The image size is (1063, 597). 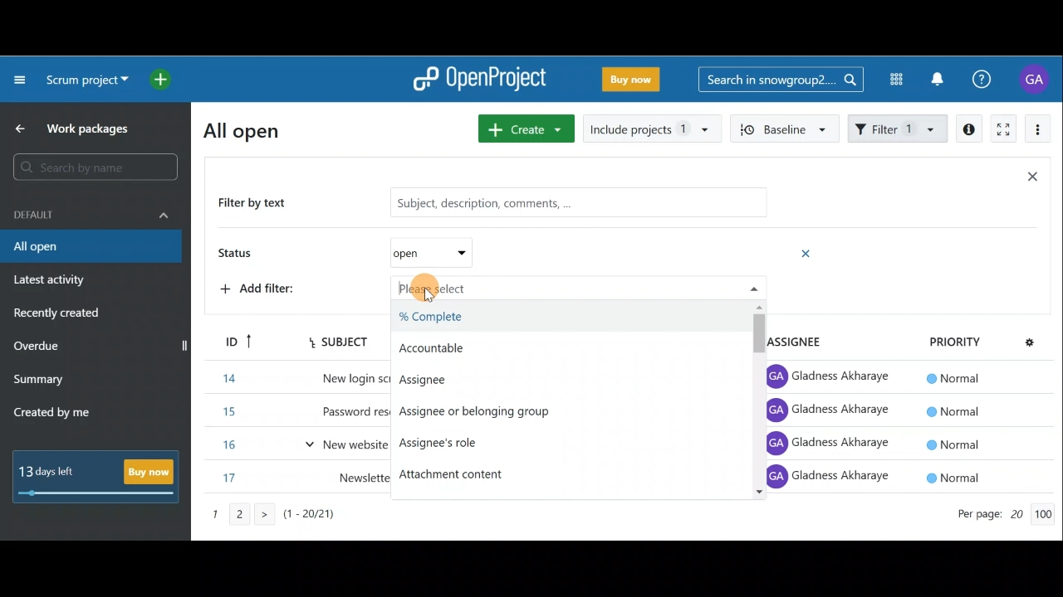 I want to click on More actions, so click(x=1038, y=132).